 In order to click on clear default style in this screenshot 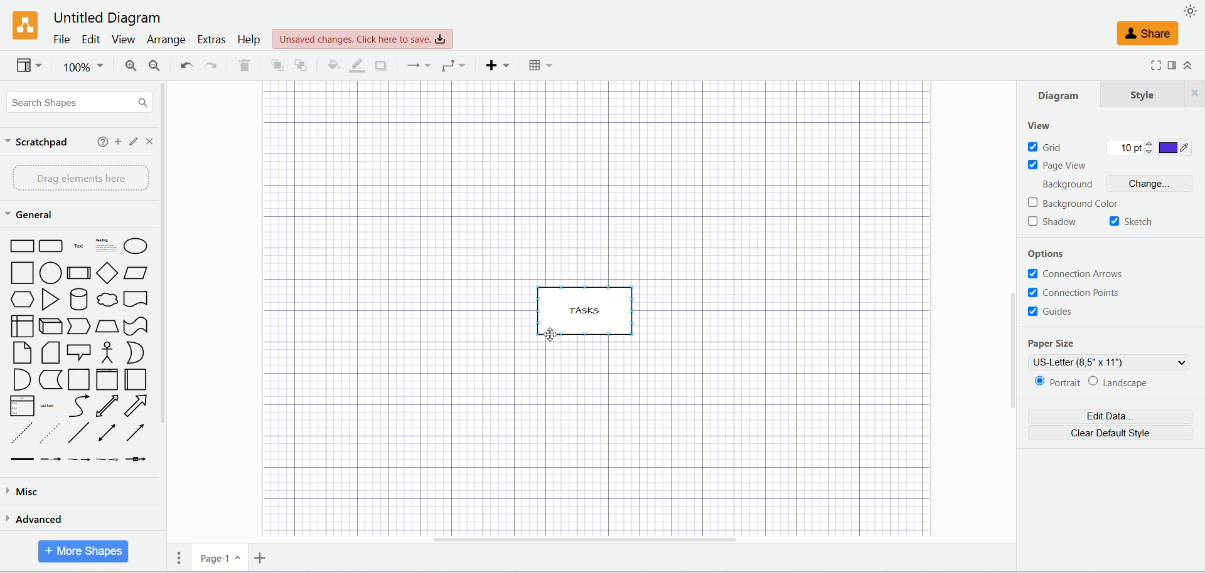, I will do `click(1110, 433)`.